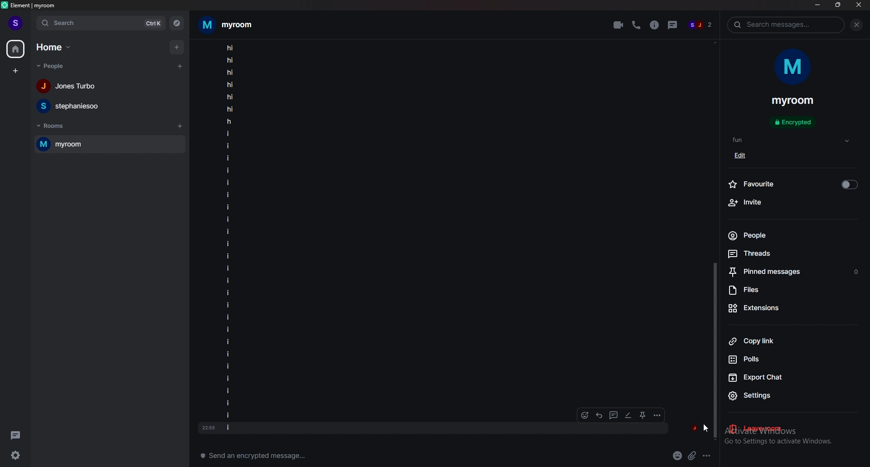 The image size is (870, 467). I want to click on threads, so click(773, 254).